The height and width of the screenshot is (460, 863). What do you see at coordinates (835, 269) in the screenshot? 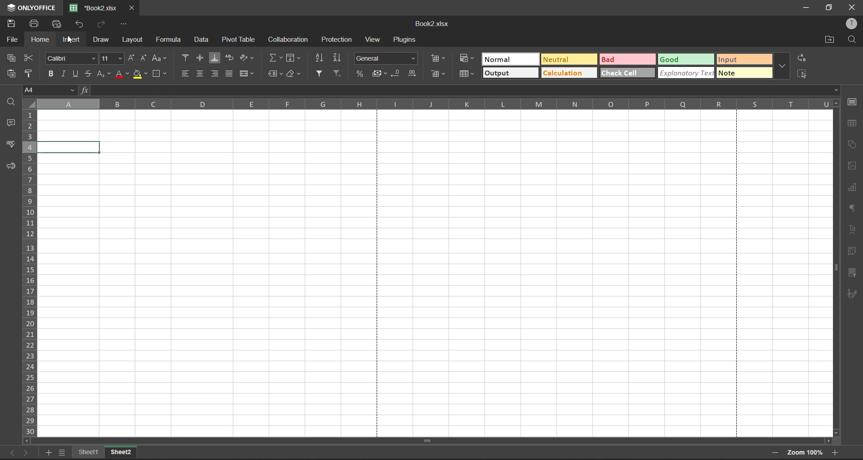
I see `scroll bar` at bounding box center [835, 269].